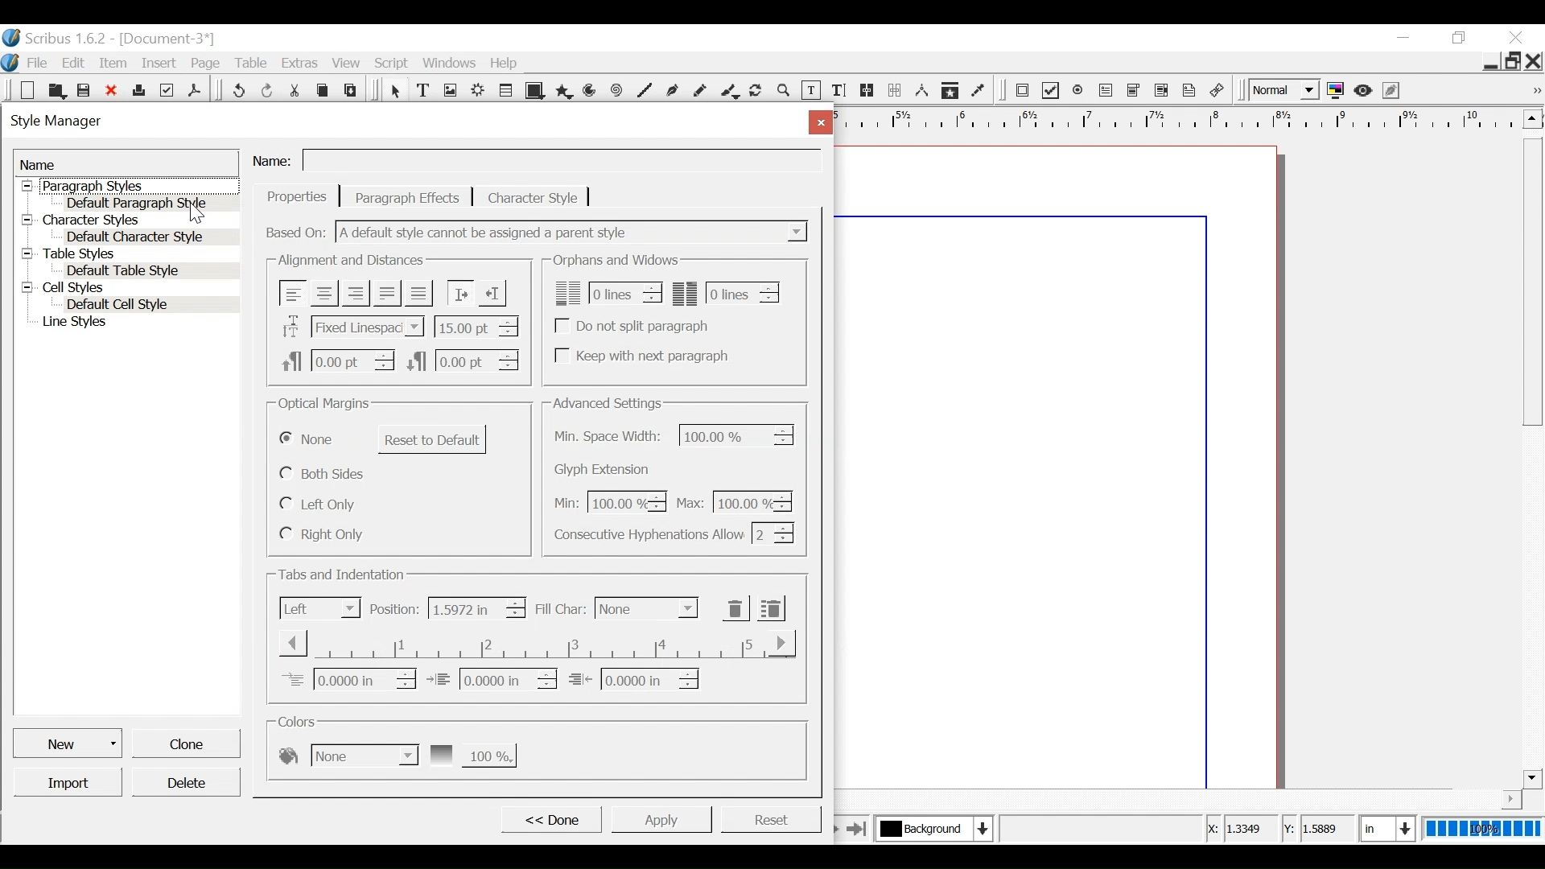 Image resolution: width=1545 pixels, height=869 pixels. Describe the element at coordinates (297, 232) in the screenshot. I see `Based on` at that location.